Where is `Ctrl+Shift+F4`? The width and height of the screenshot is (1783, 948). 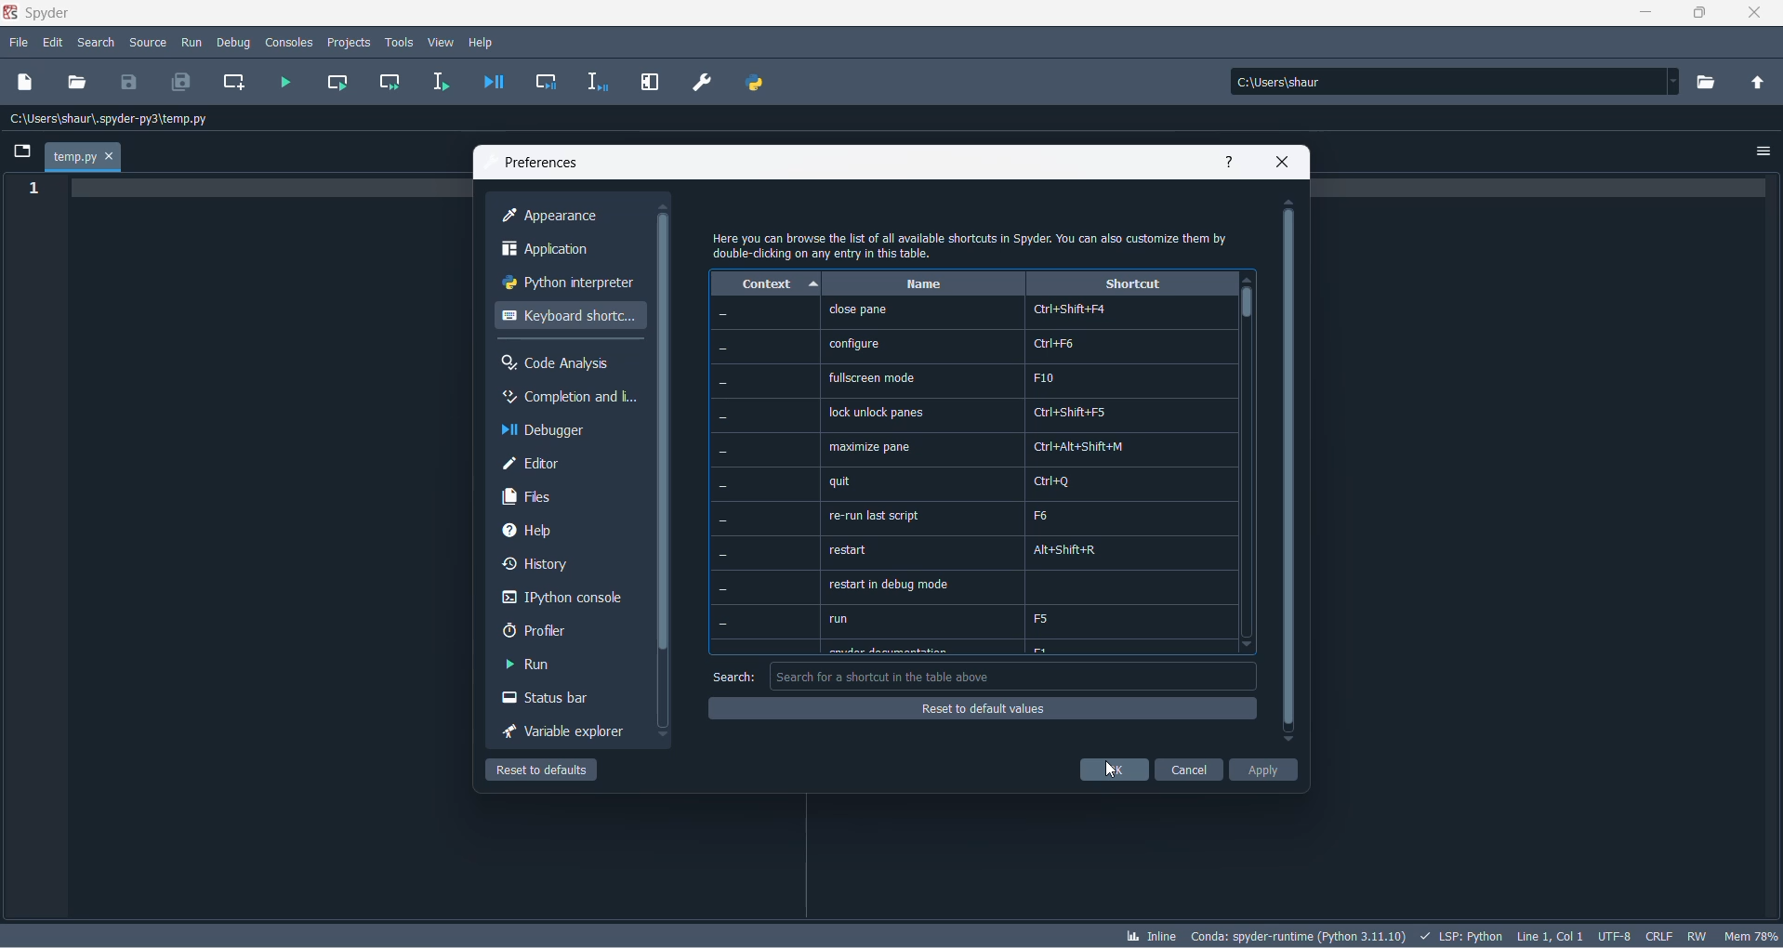
Ctrl+Shift+F4 is located at coordinates (1068, 309).